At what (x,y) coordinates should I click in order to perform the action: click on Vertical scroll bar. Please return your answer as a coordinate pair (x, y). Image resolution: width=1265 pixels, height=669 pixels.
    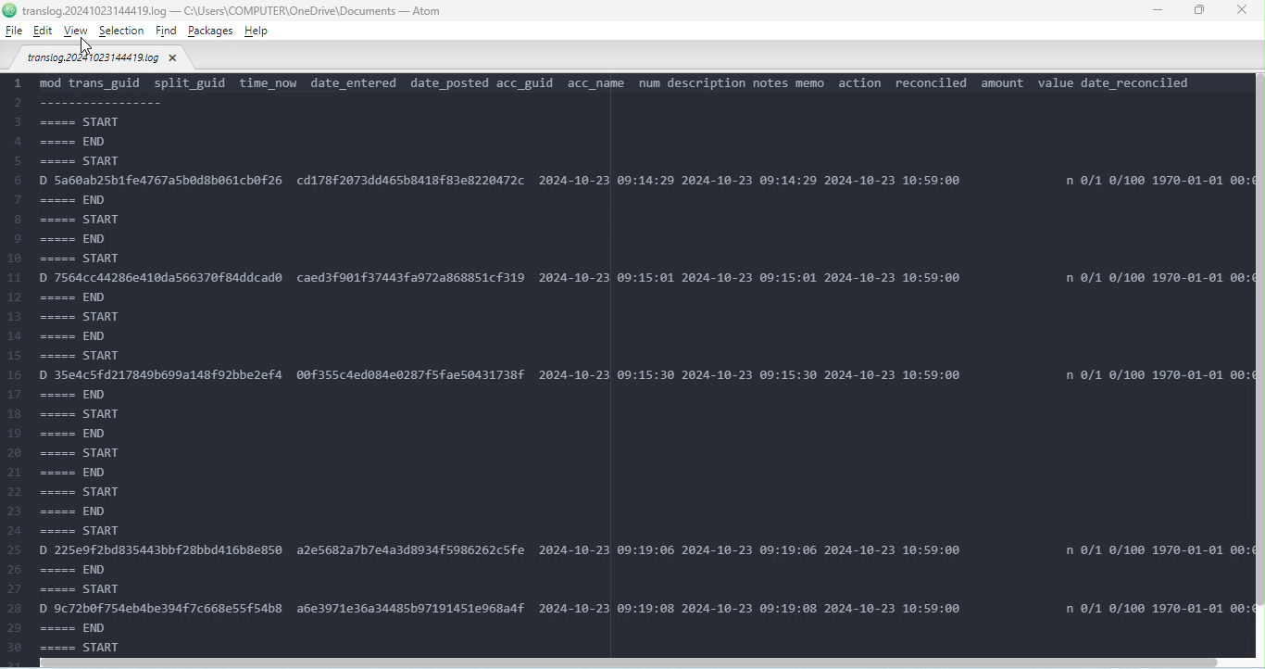
    Looking at the image, I should click on (1258, 367).